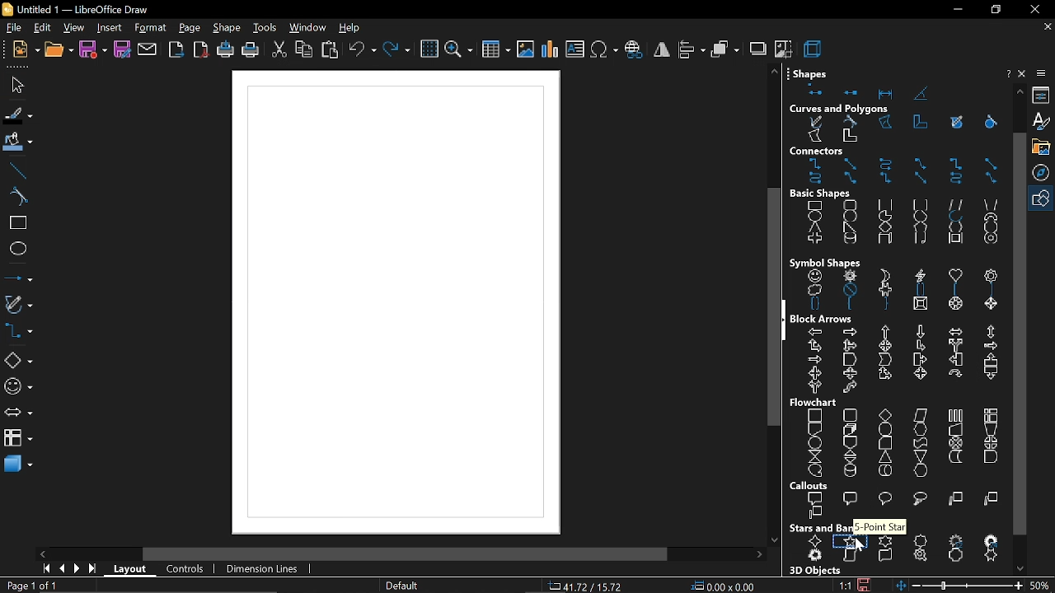  I want to click on window, so click(308, 29).